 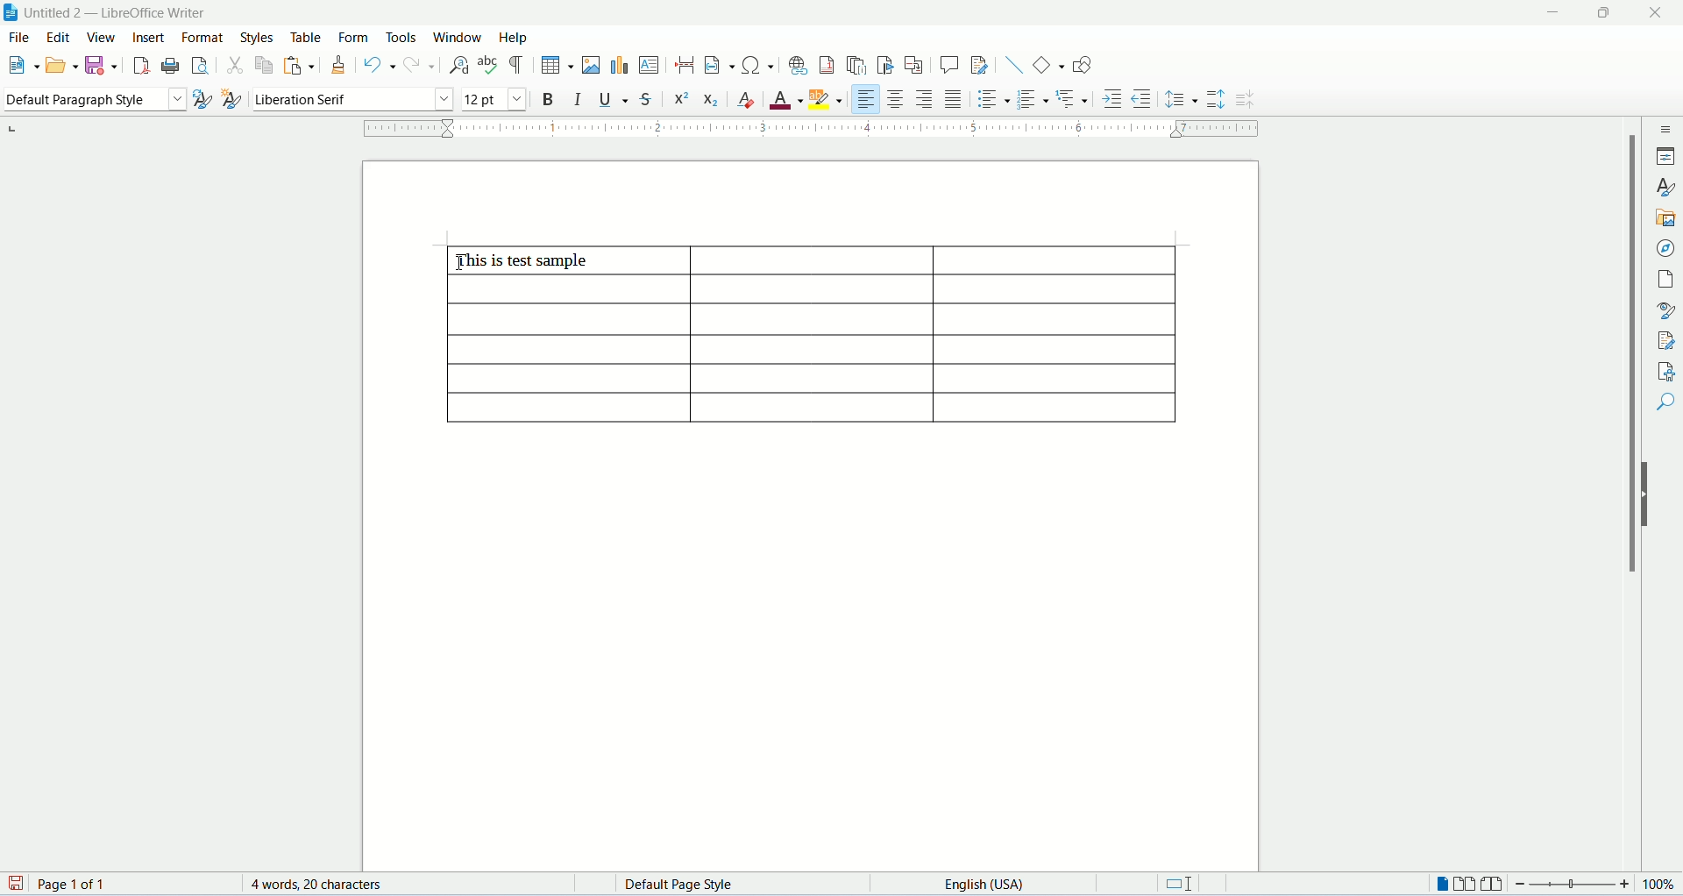 I want to click on strikethrough, so click(x=643, y=100).